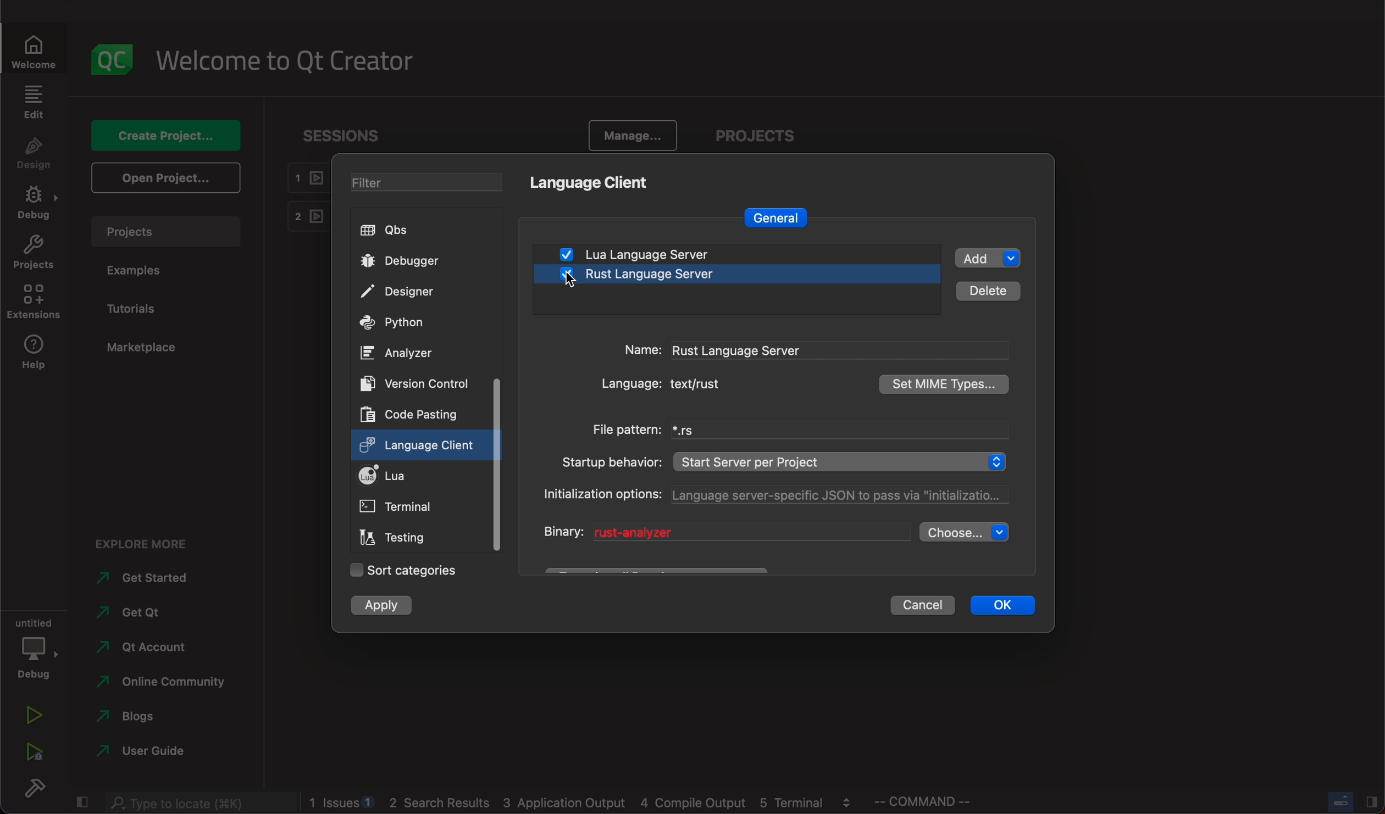 The height and width of the screenshot is (814, 1385). Describe the element at coordinates (284, 61) in the screenshot. I see `welcome` at that location.